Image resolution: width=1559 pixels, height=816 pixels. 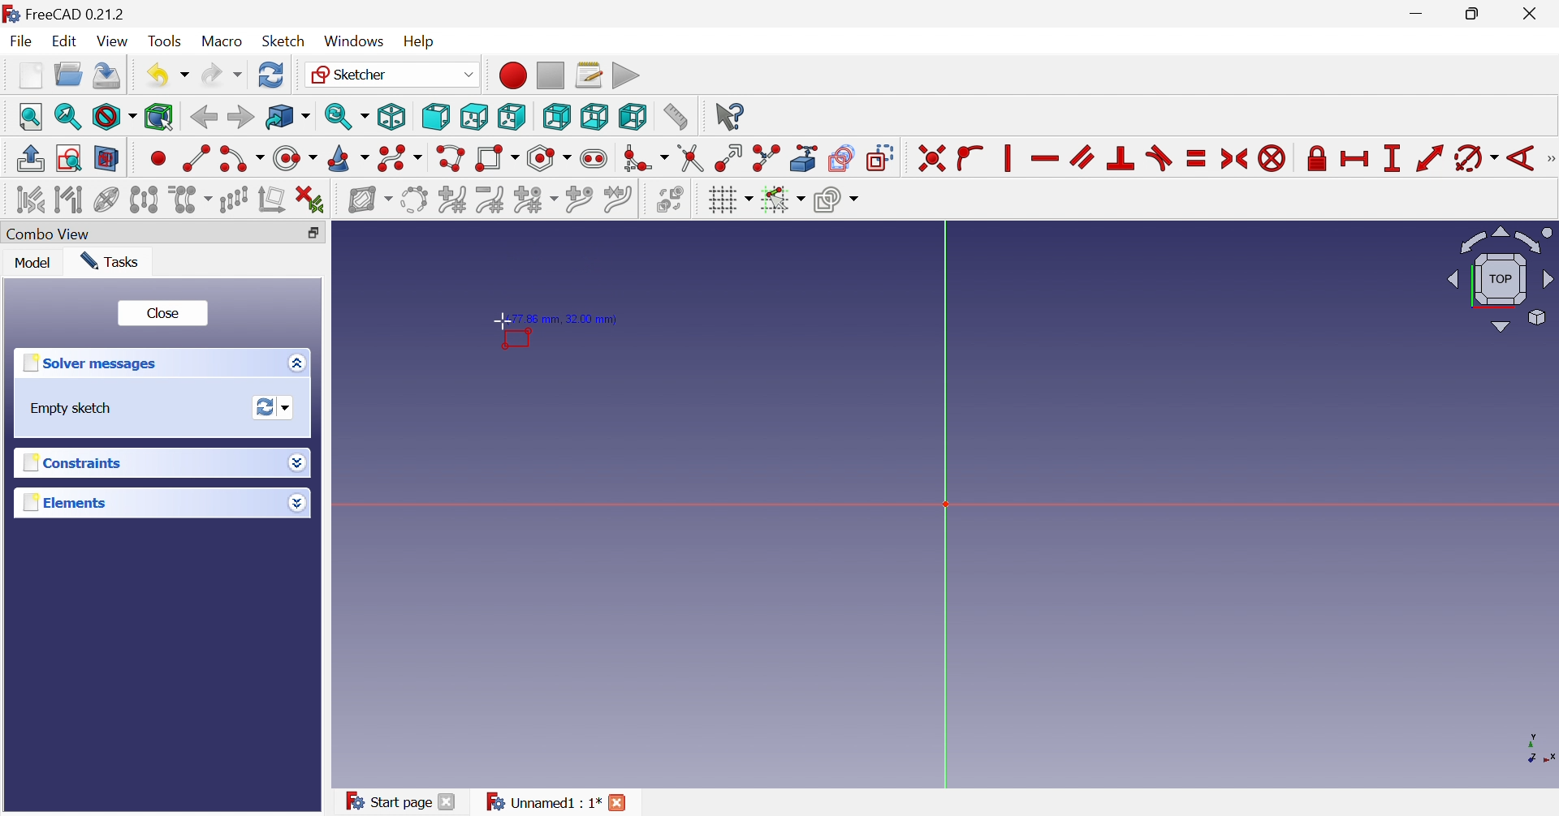 What do you see at coordinates (1355, 159) in the screenshot?
I see `Constrain horizontal distance` at bounding box center [1355, 159].